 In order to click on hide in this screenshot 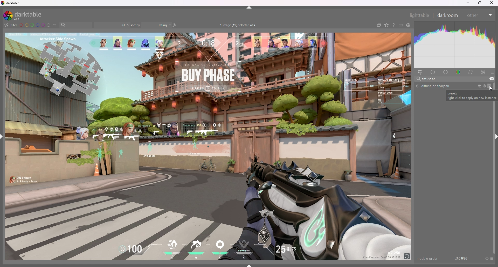, I will do `click(250, 8)`.